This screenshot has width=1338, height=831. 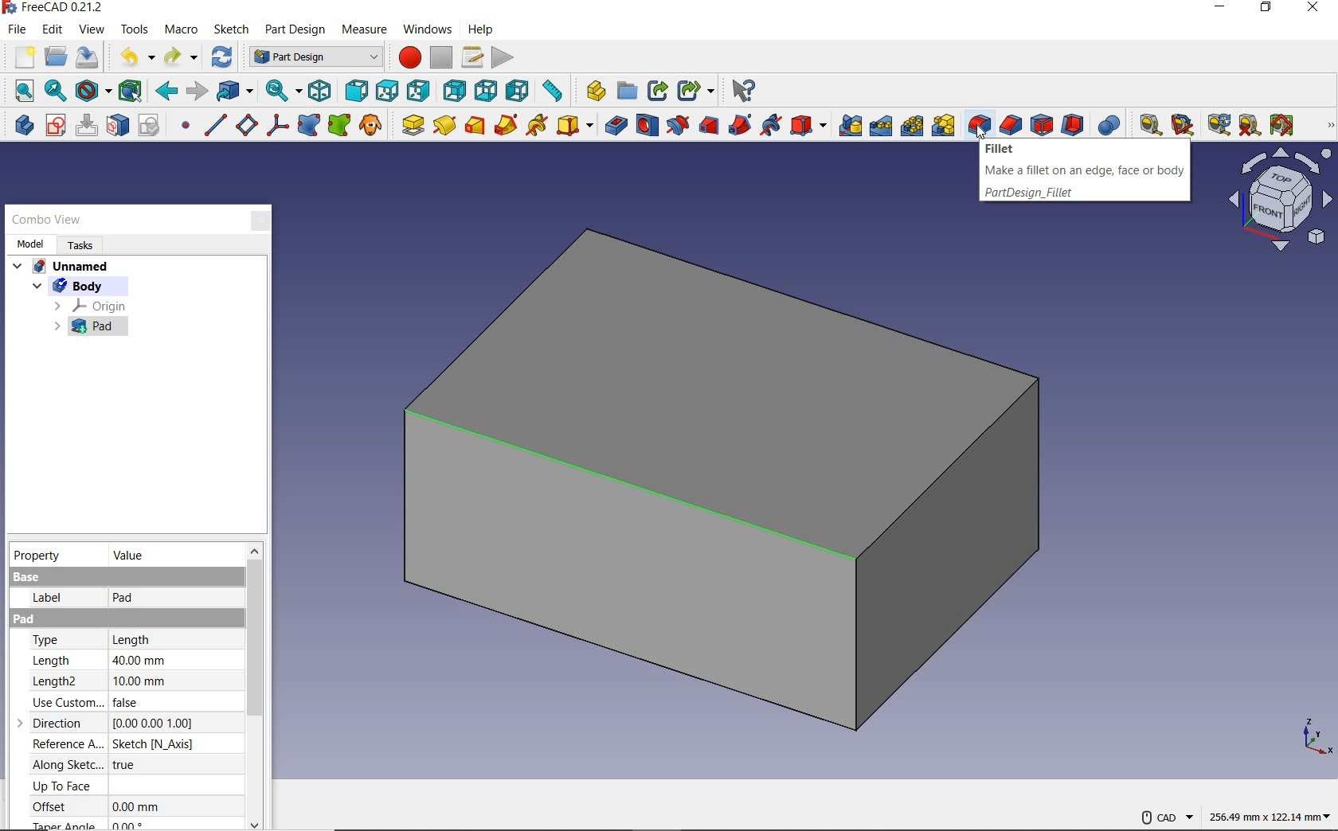 I want to click on go to linked object, so click(x=235, y=92).